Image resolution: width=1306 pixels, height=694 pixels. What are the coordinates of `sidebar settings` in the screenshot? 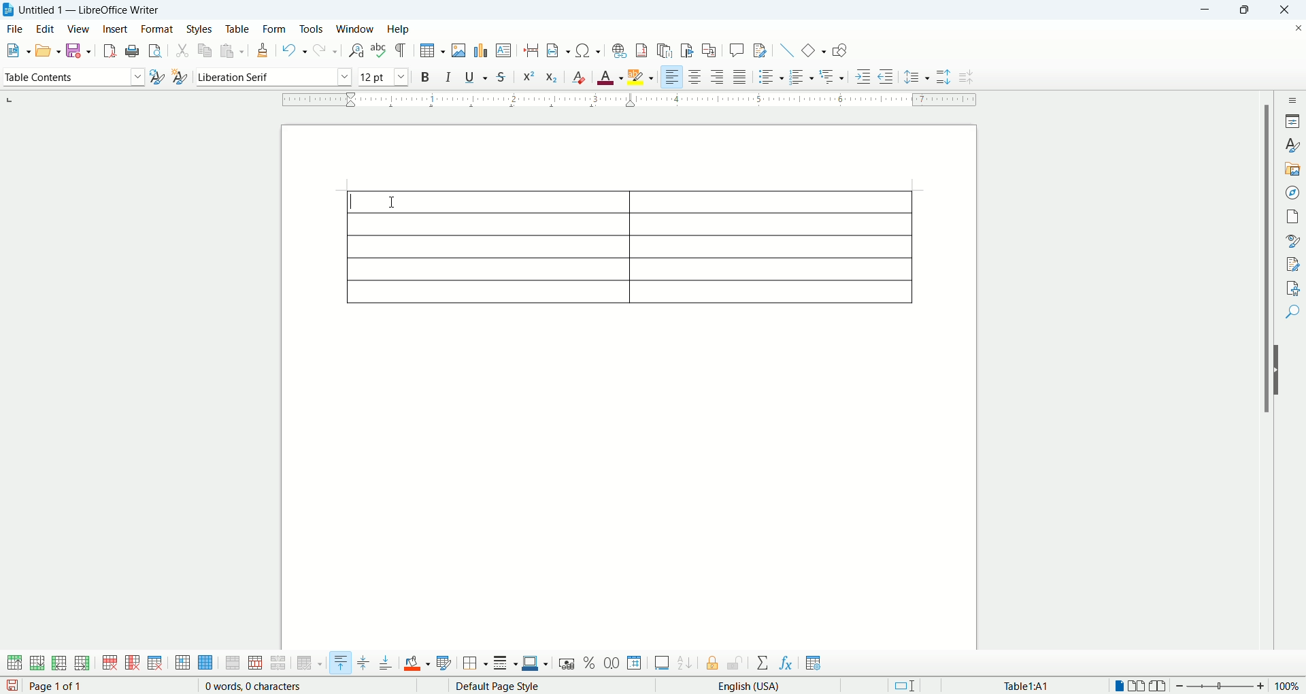 It's located at (1292, 99).